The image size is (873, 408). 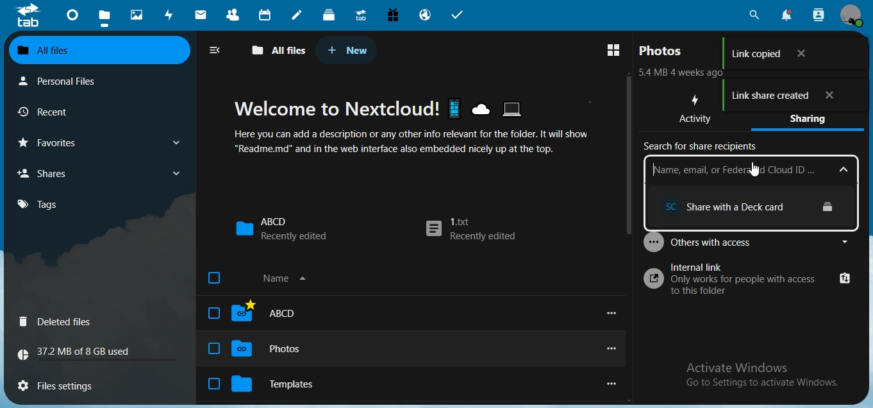 What do you see at coordinates (610, 348) in the screenshot?
I see `more options` at bounding box center [610, 348].